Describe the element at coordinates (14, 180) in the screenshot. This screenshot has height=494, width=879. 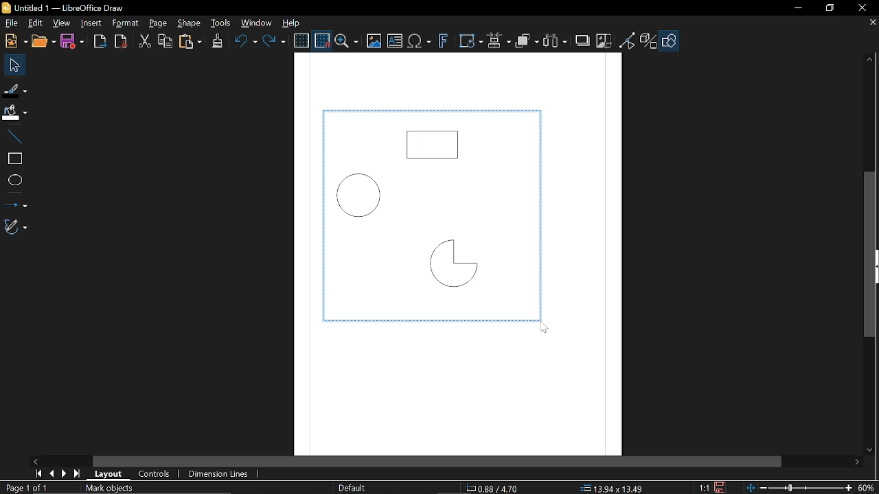
I see `Ellips` at that location.